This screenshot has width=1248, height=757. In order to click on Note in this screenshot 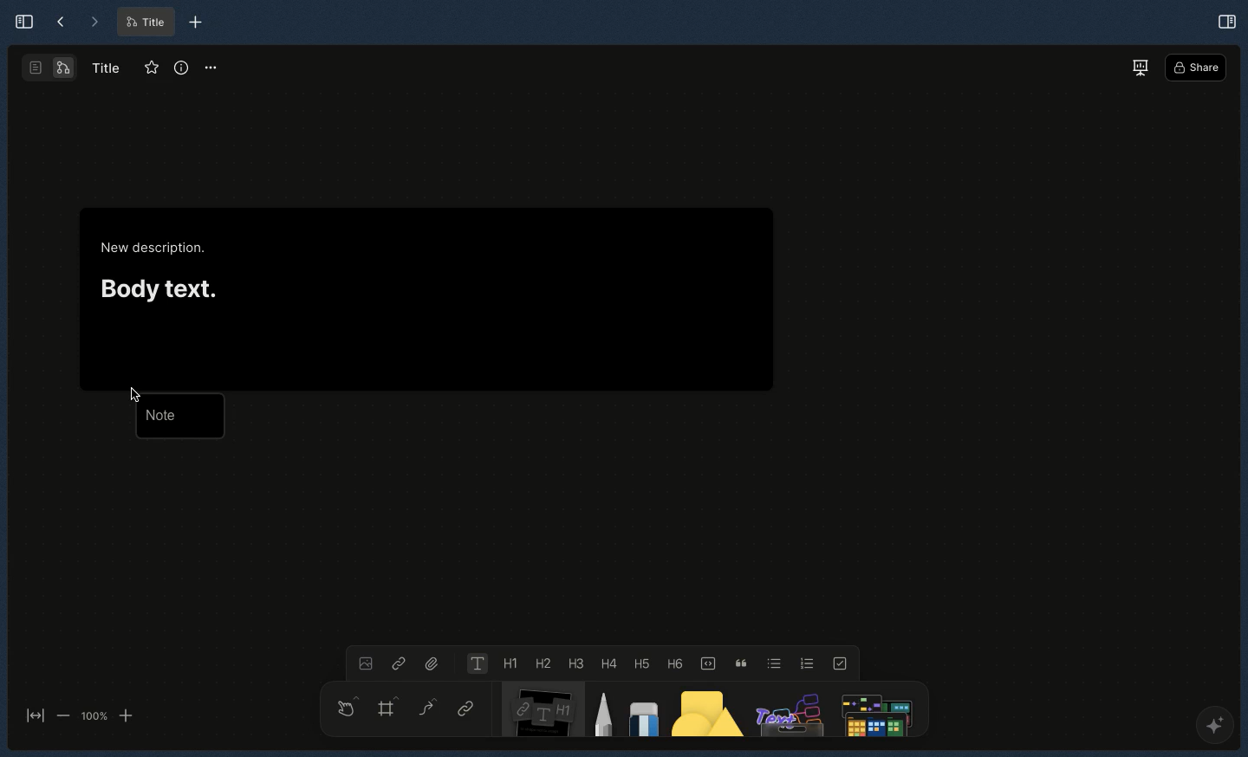, I will do `click(539, 709)`.